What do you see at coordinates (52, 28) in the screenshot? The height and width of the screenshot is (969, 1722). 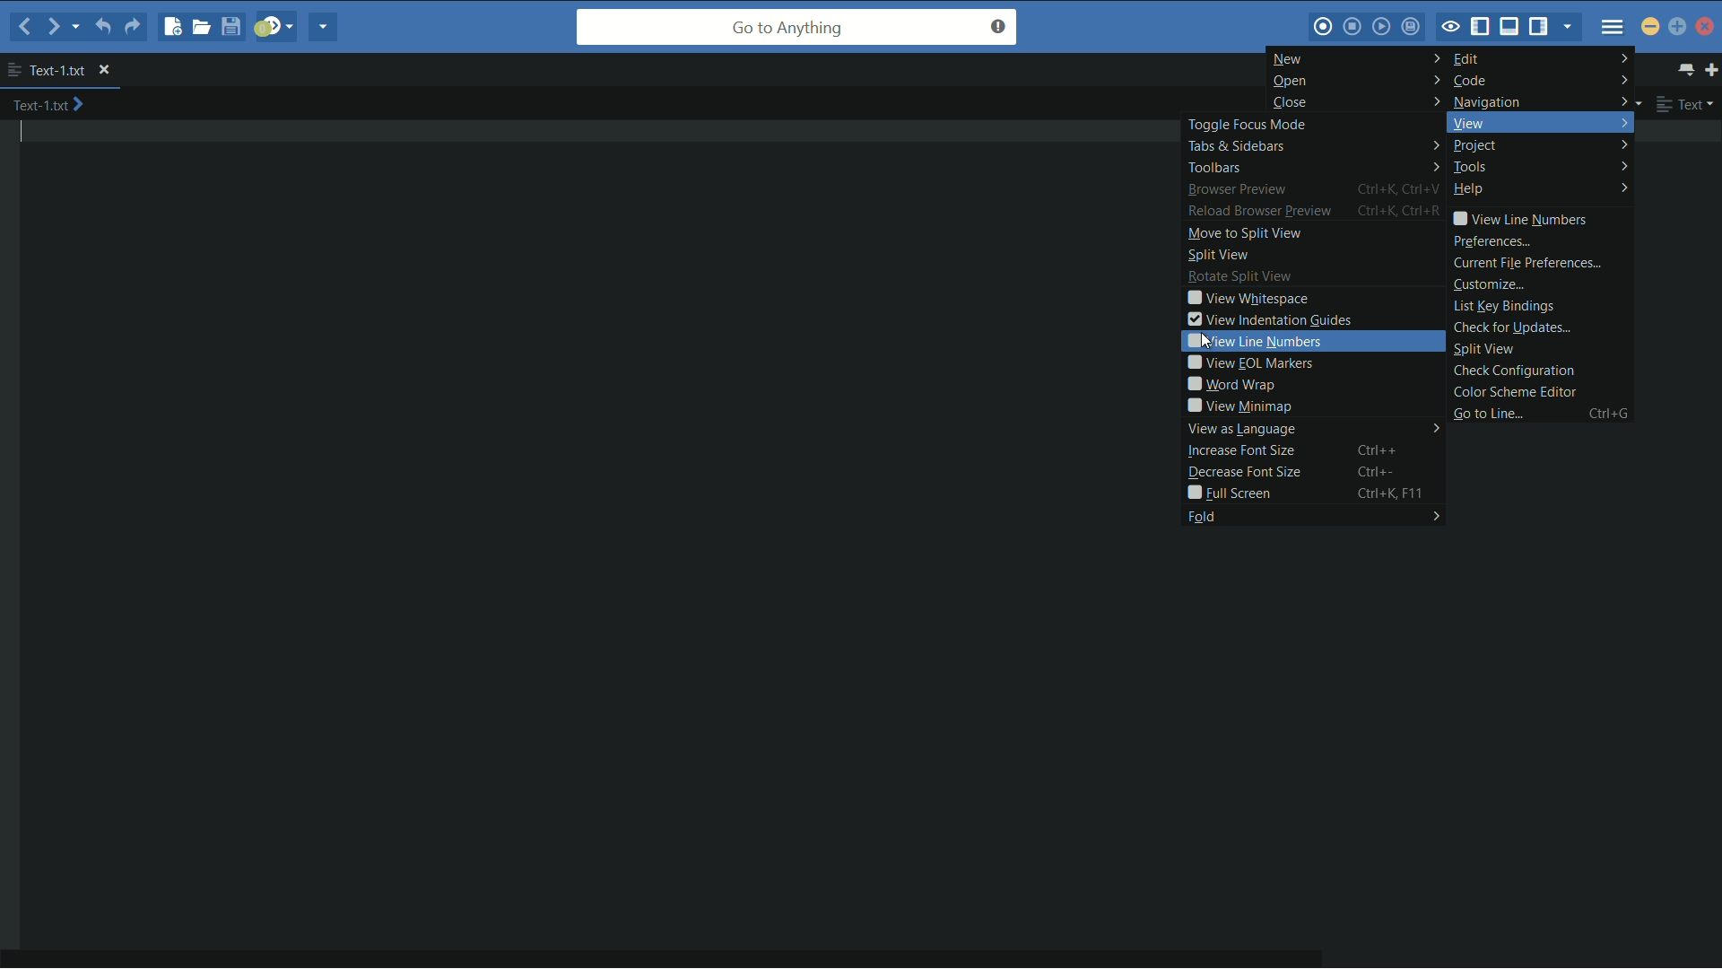 I see `forward` at bounding box center [52, 28].